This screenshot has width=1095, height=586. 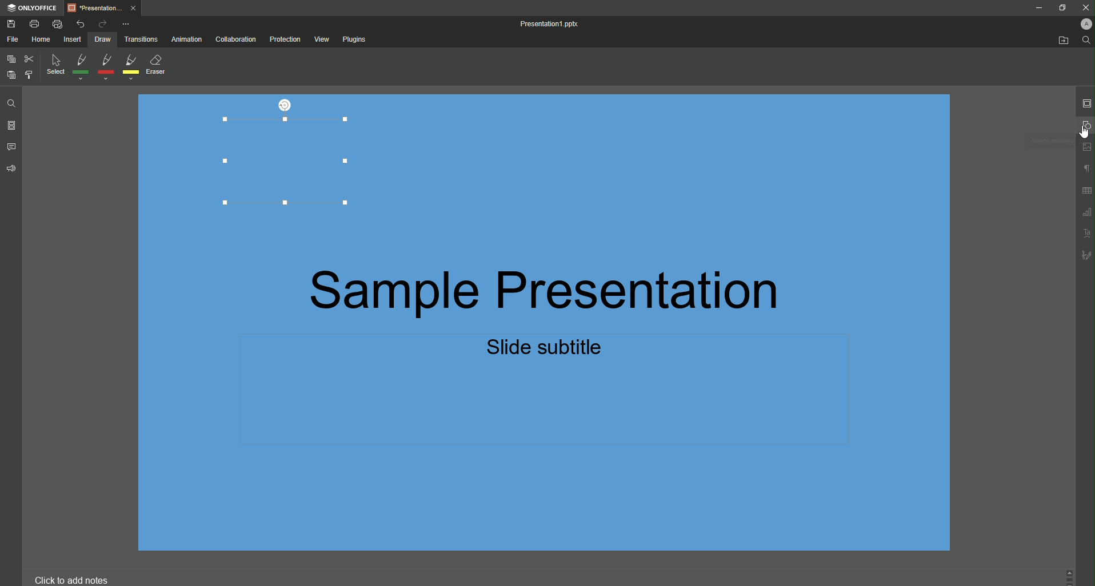 What do you see at coordinates (9, 102) in the screenshot?
I see `Find` at bounding box center [9, 102].